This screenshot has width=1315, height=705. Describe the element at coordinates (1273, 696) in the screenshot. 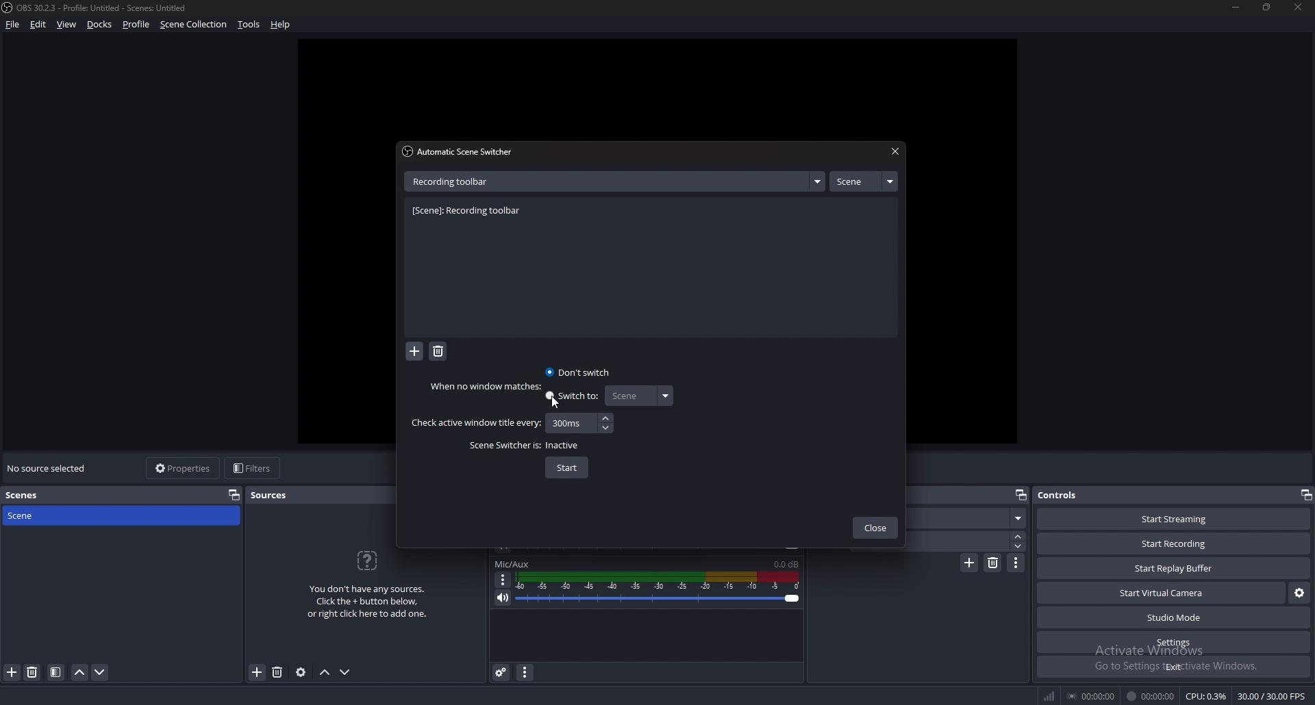

I see `fps` at that location.